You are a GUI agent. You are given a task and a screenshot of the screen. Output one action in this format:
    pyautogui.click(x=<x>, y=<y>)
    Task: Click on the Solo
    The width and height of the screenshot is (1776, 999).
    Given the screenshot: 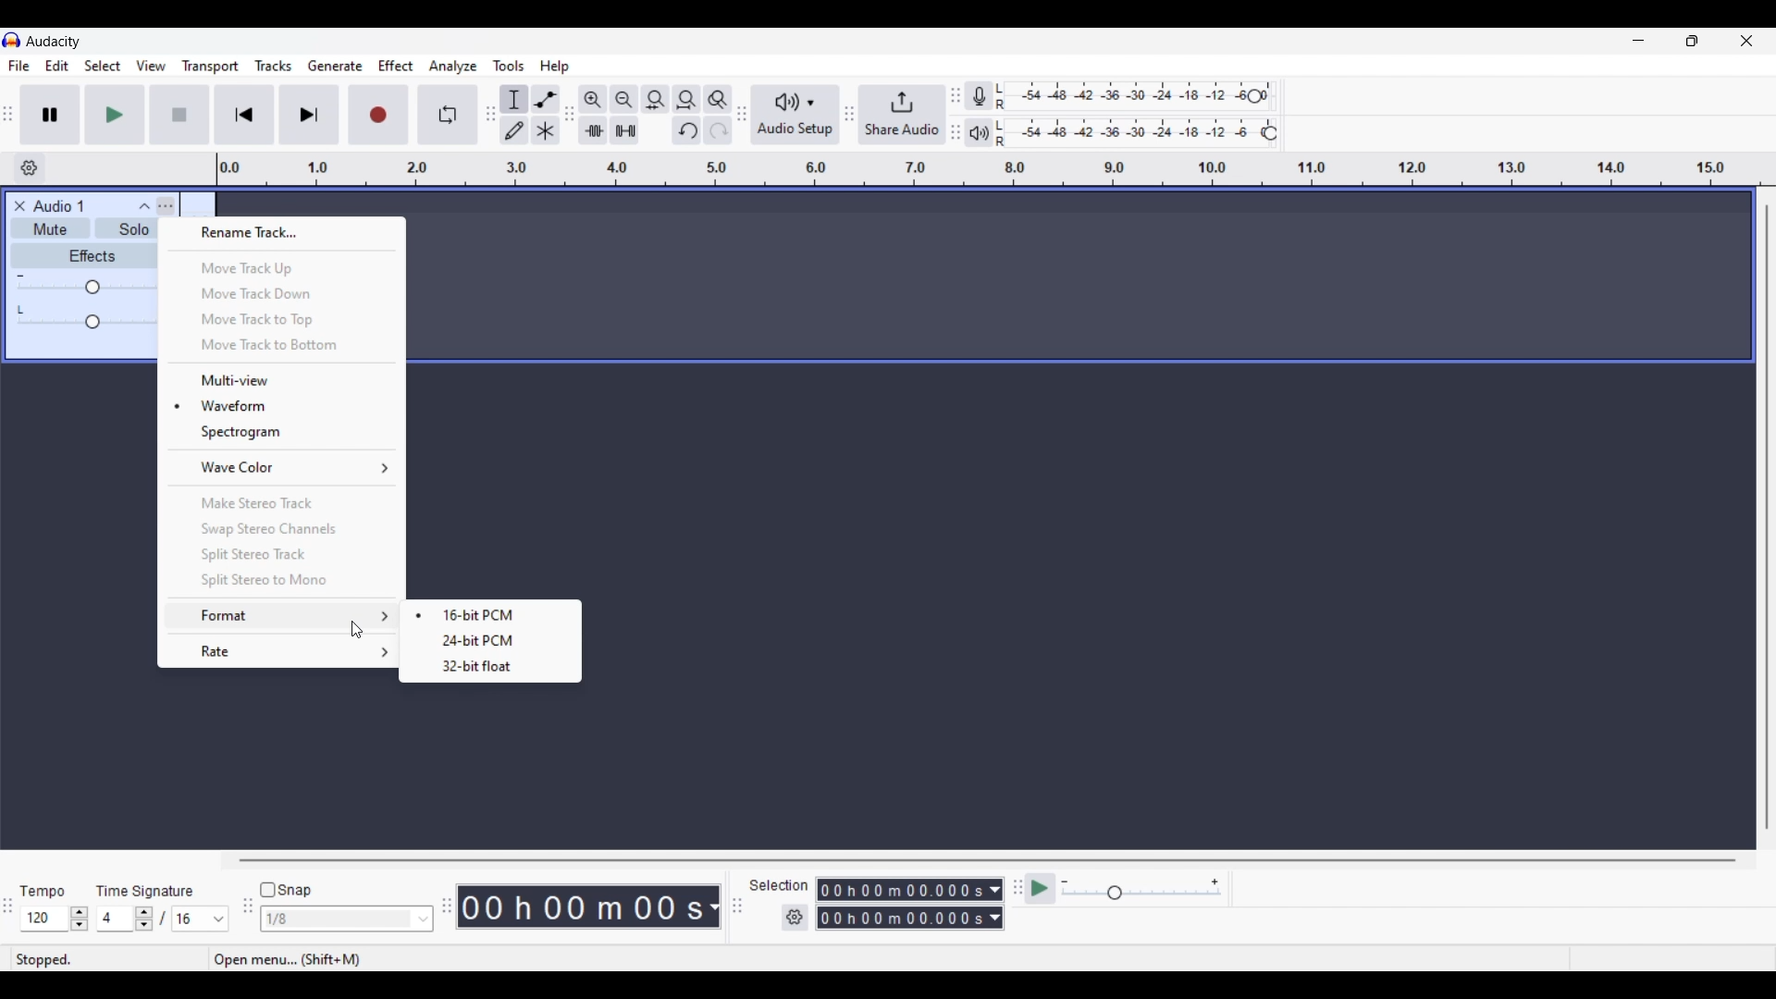 What is the action you would take?
    pyautogui.click(x=133, y=231)
    